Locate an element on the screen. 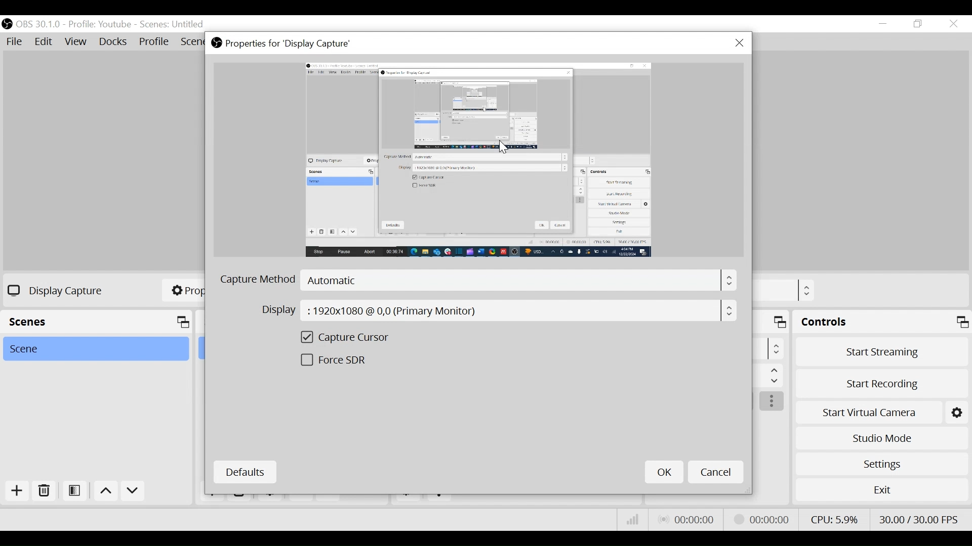  File is located at coordinates (15, 41).